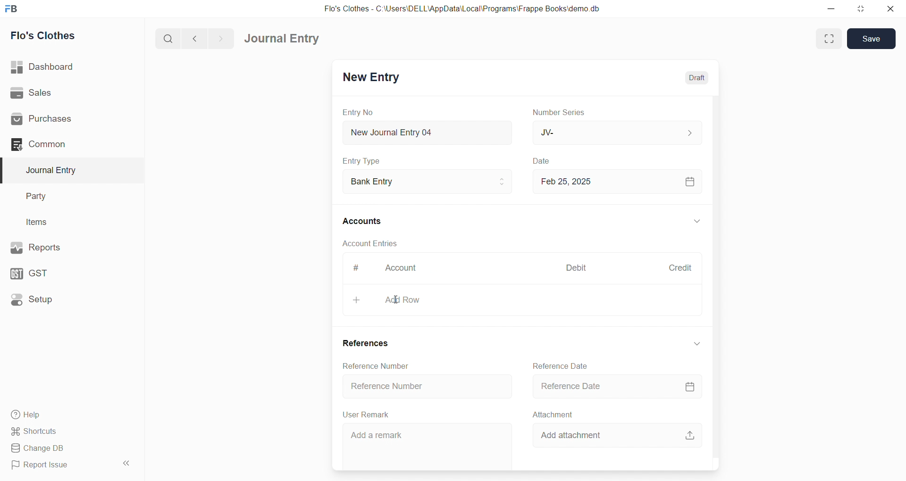 This screenshot has width=906, height=481. I want to click on Shortcuts, so click(69, 431).